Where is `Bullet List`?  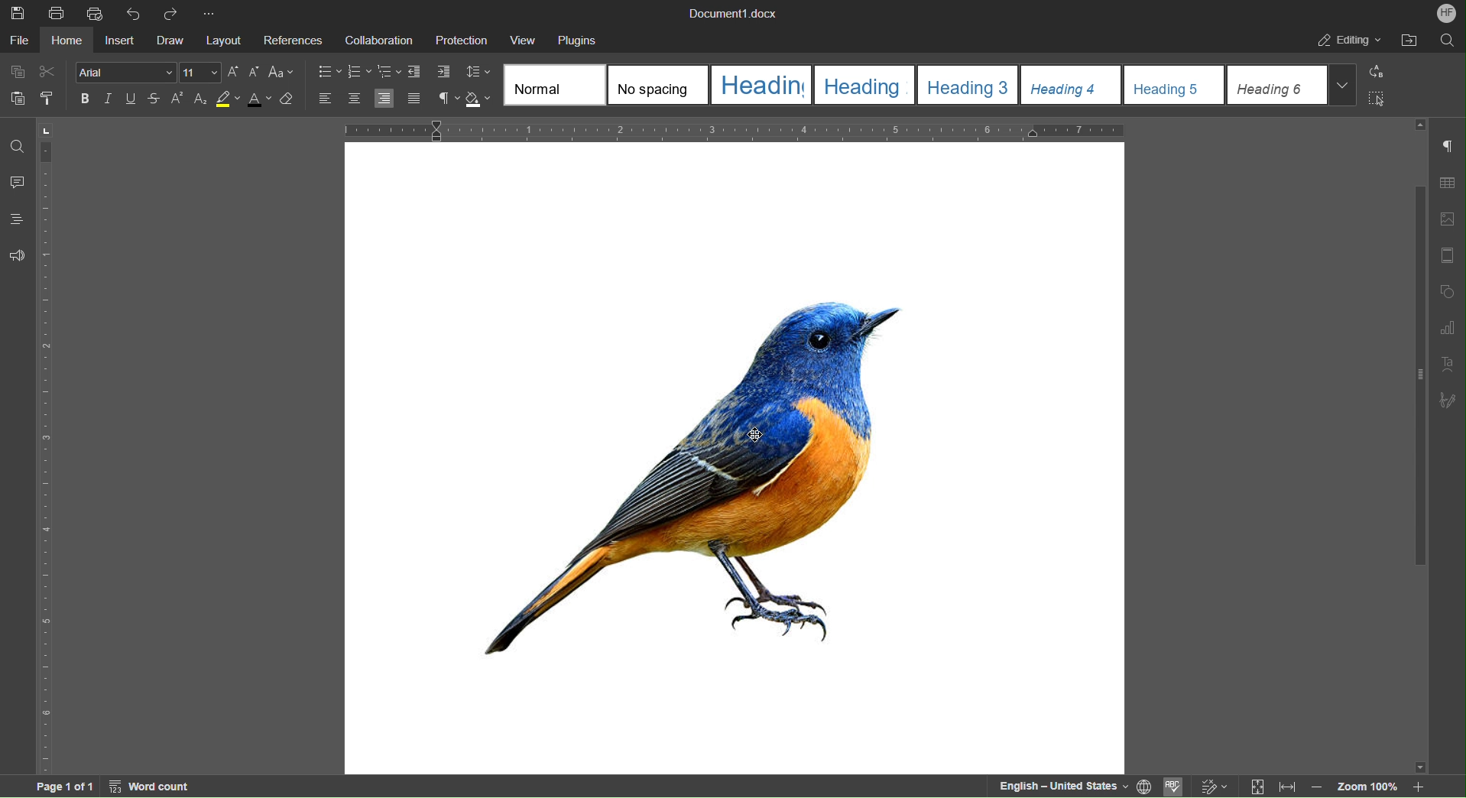 Bullet List is located at coordinates (328, 71).